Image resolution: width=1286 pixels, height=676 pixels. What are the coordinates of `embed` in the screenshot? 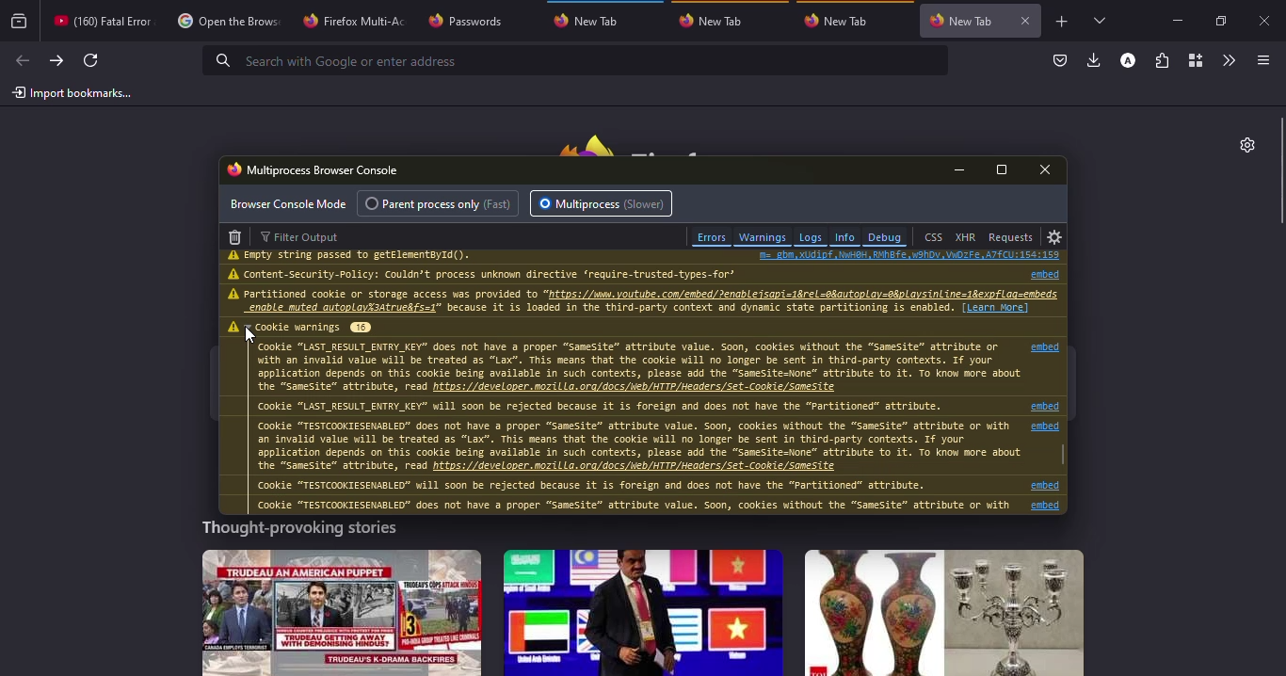 It's located at (1045, 407).